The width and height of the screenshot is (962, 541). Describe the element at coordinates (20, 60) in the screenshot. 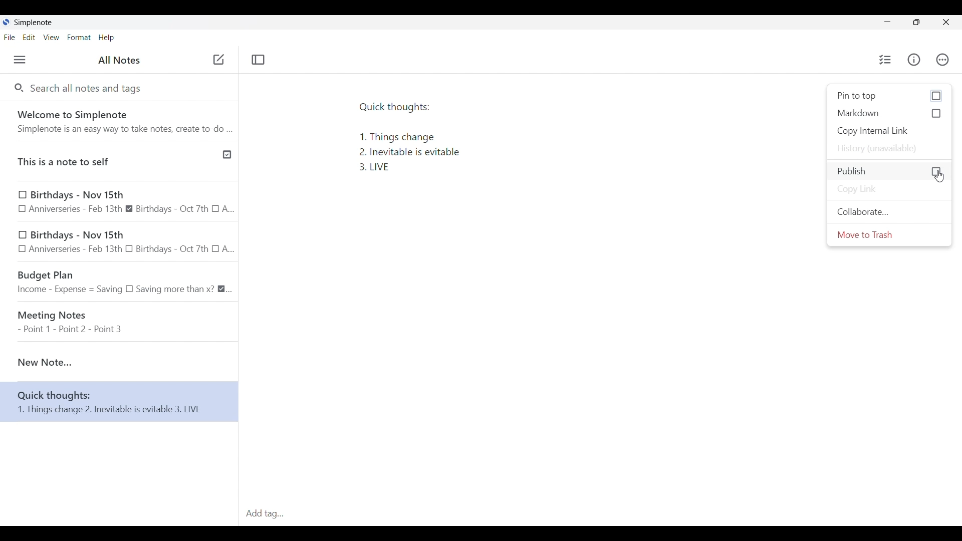

I see `Menu` at that location.